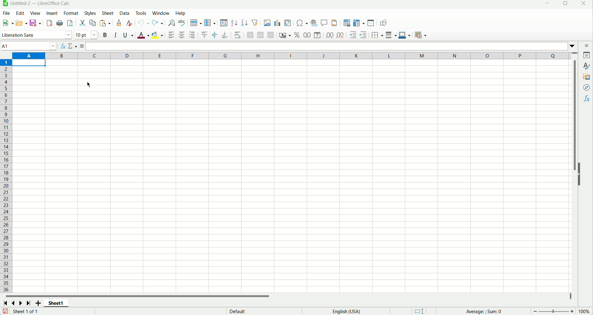 The height and width of the screenshot is (315, 593). I want to click on Freeze rows and column, so click(359, 23).